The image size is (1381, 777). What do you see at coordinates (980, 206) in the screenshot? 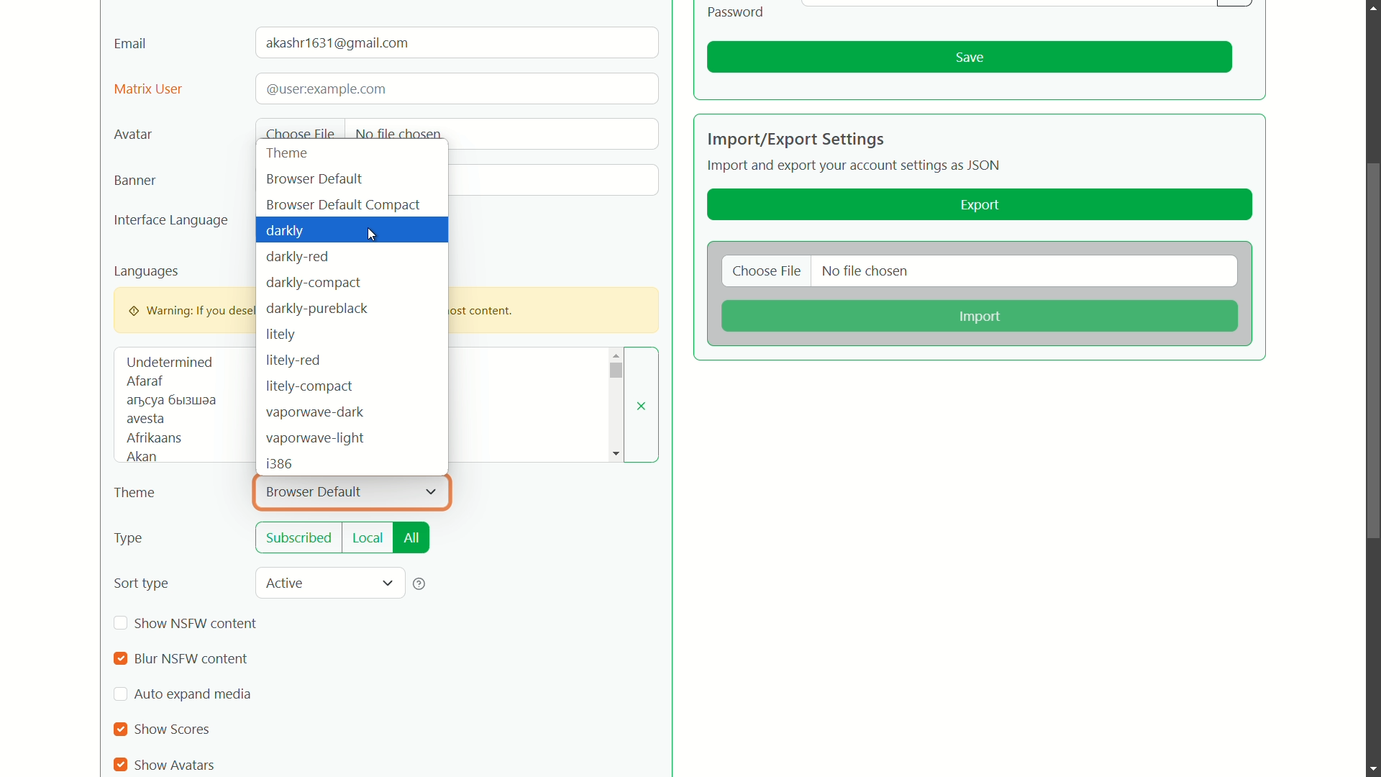
I see `export` at bounding box center [980, 206].